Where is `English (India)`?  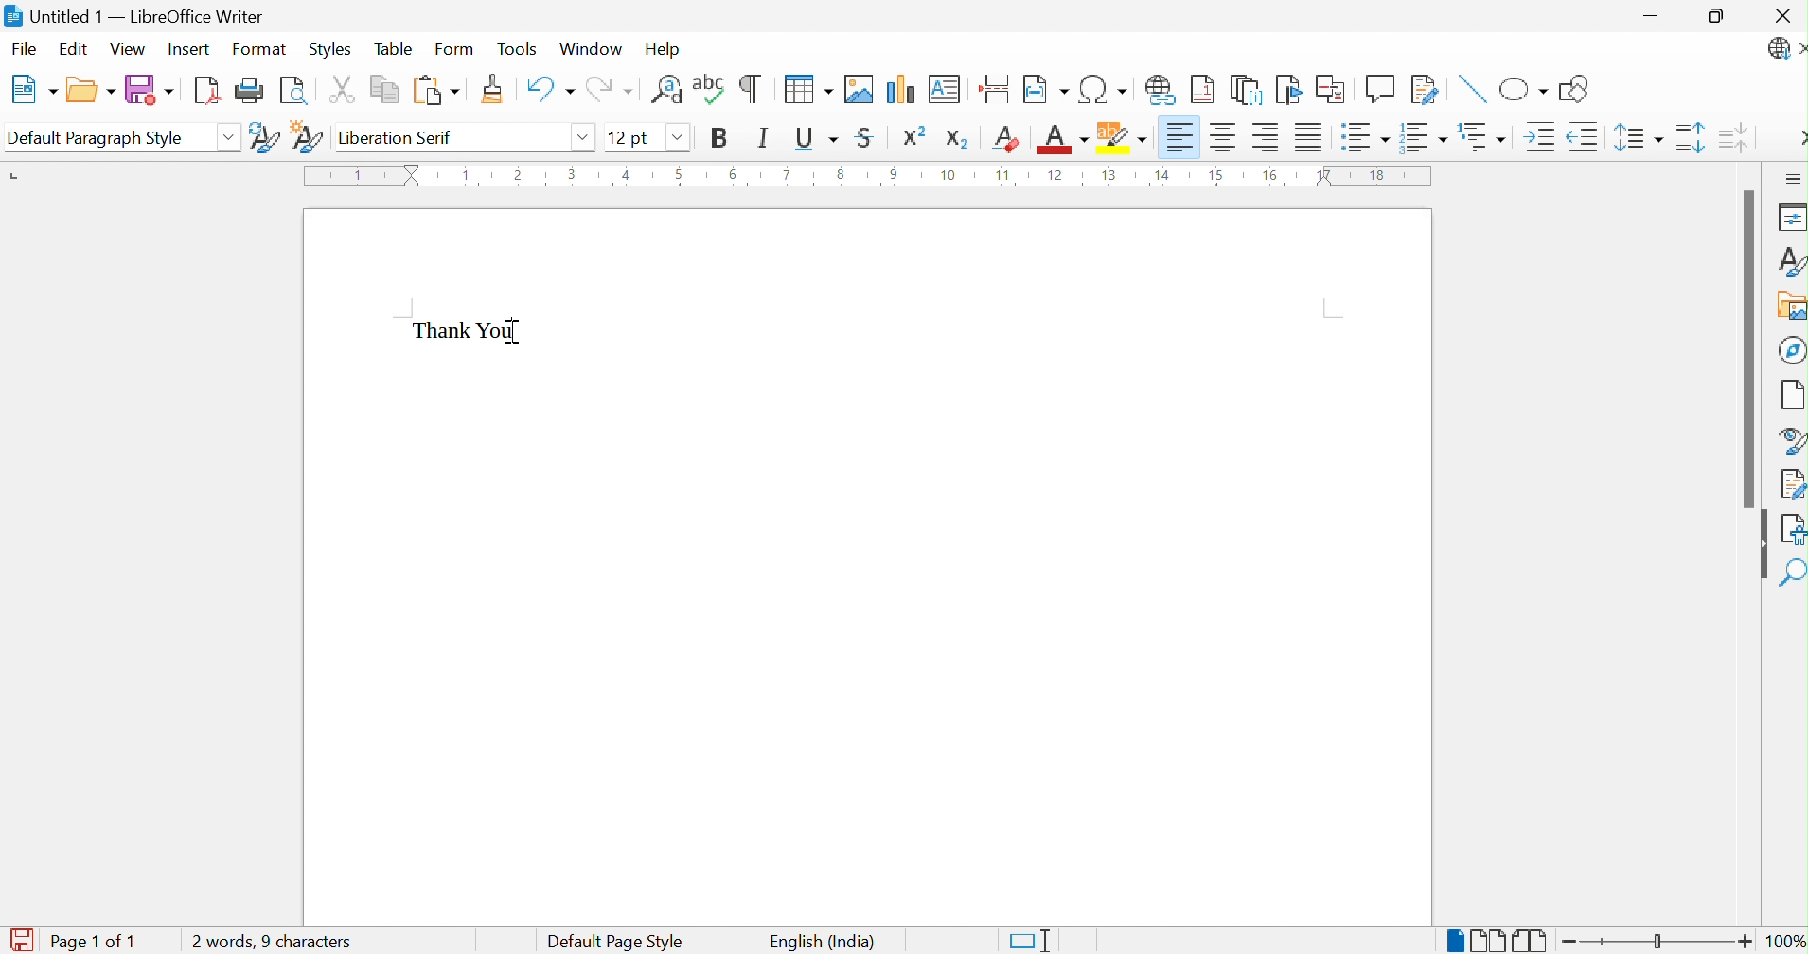
English (India) is located at coordinates (821, 941).